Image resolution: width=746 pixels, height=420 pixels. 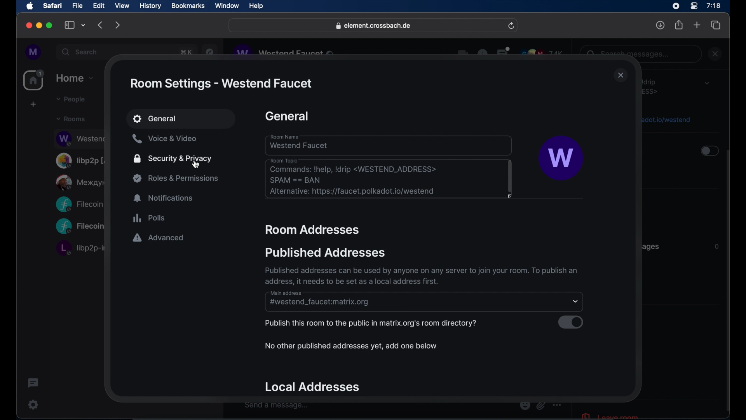 I want to click on window, so click(x=227, y=6).